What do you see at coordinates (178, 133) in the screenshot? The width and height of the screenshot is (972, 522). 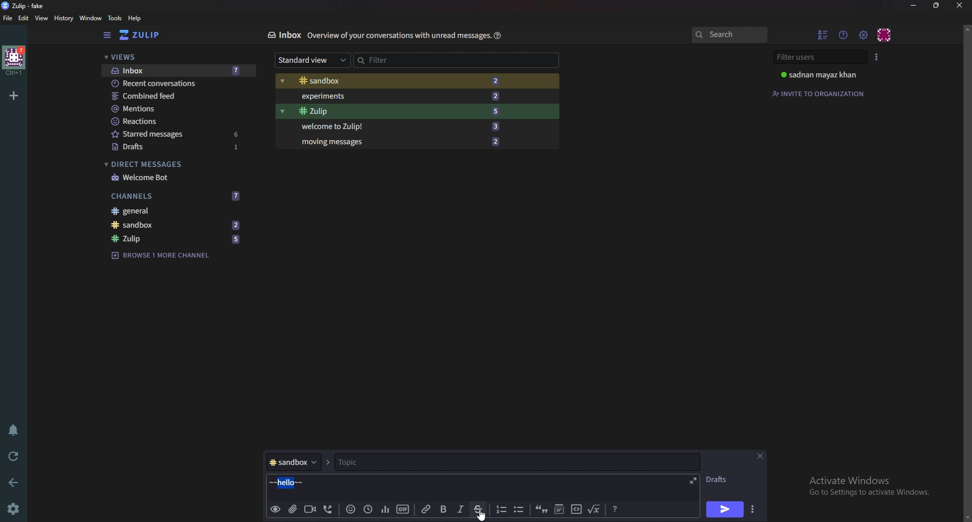 I see `Starred messages` at bounding box center [178, 133].